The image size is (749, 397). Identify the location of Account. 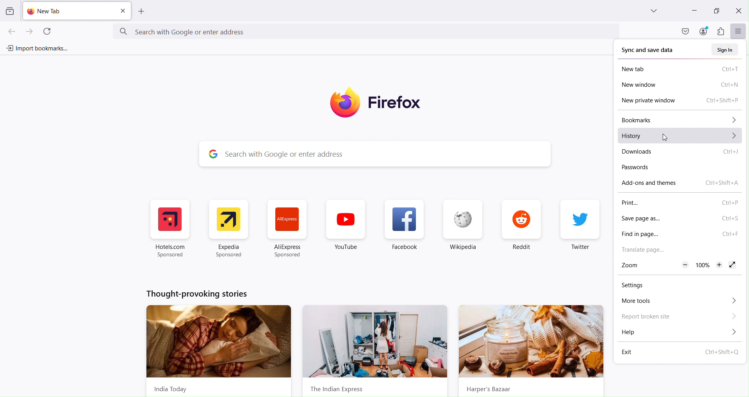
(704, 31).